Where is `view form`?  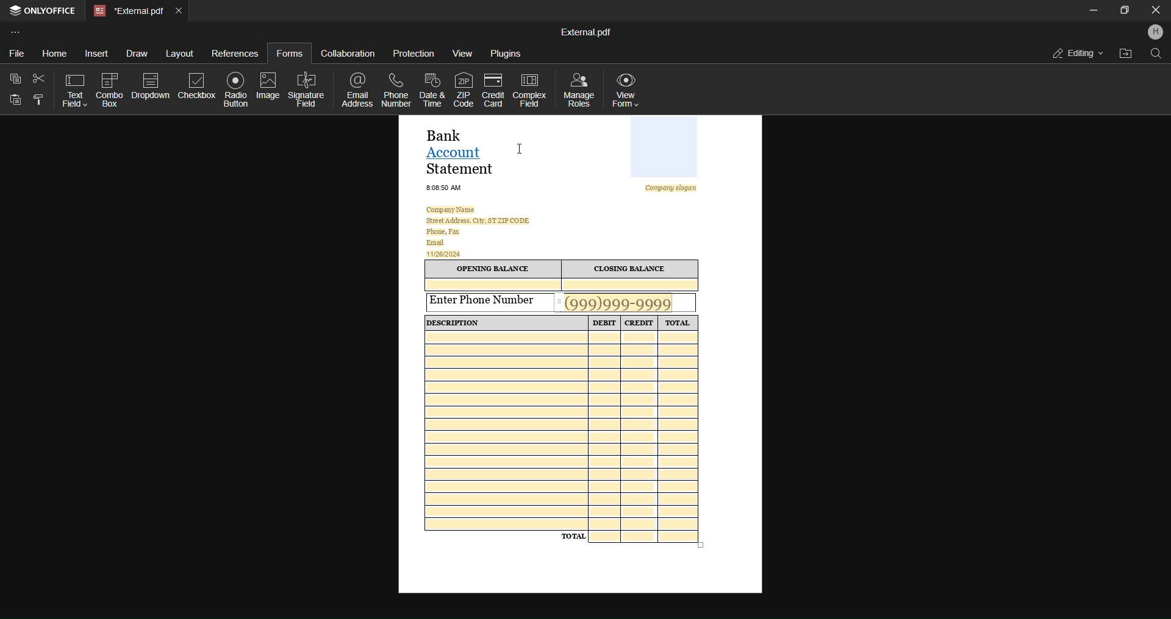 view form is located at coordinates (627, 90).